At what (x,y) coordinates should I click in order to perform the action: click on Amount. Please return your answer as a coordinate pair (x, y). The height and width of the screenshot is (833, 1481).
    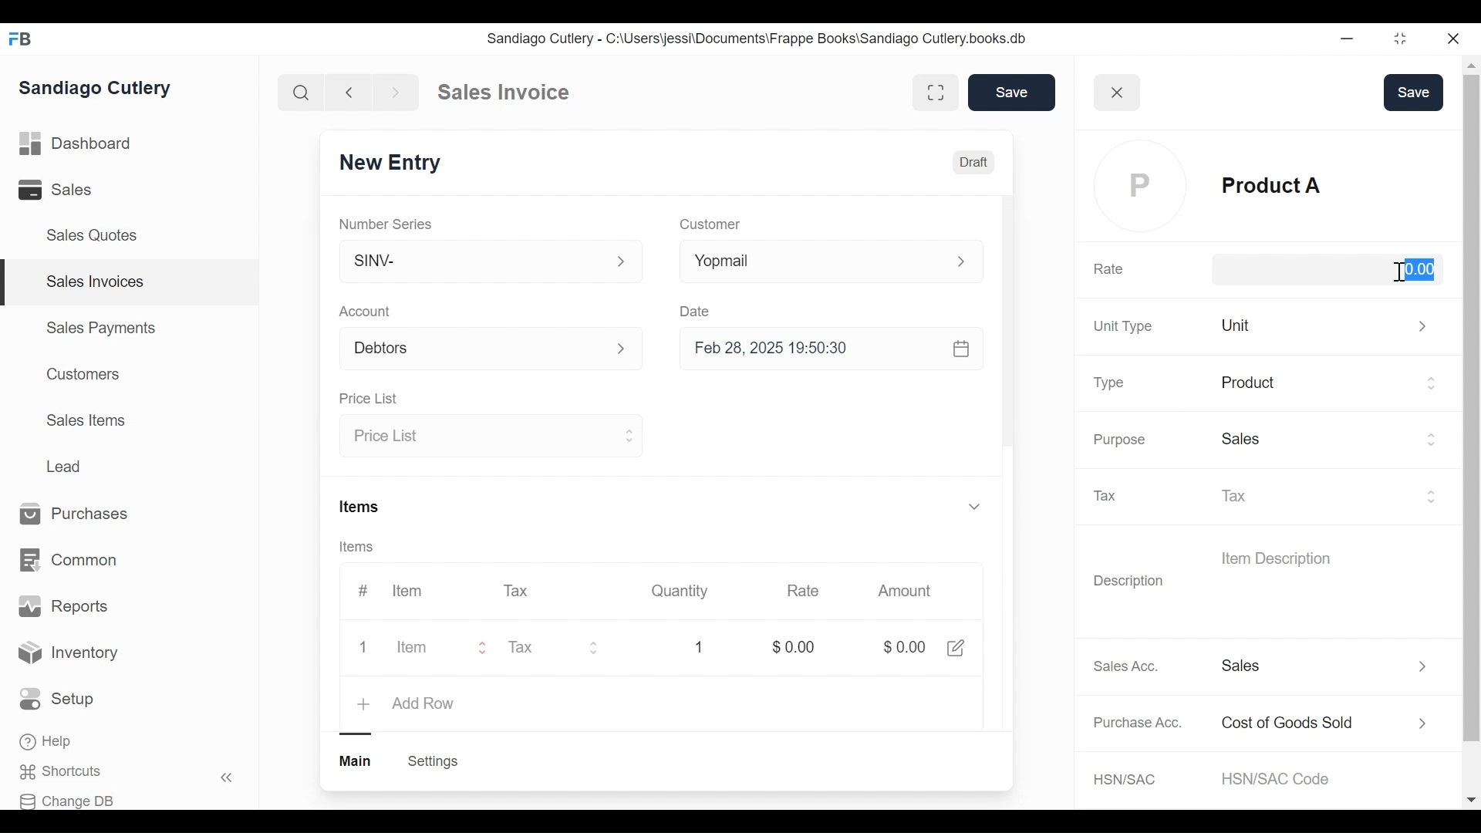
    Looking at the image, I should click on (902, 592).